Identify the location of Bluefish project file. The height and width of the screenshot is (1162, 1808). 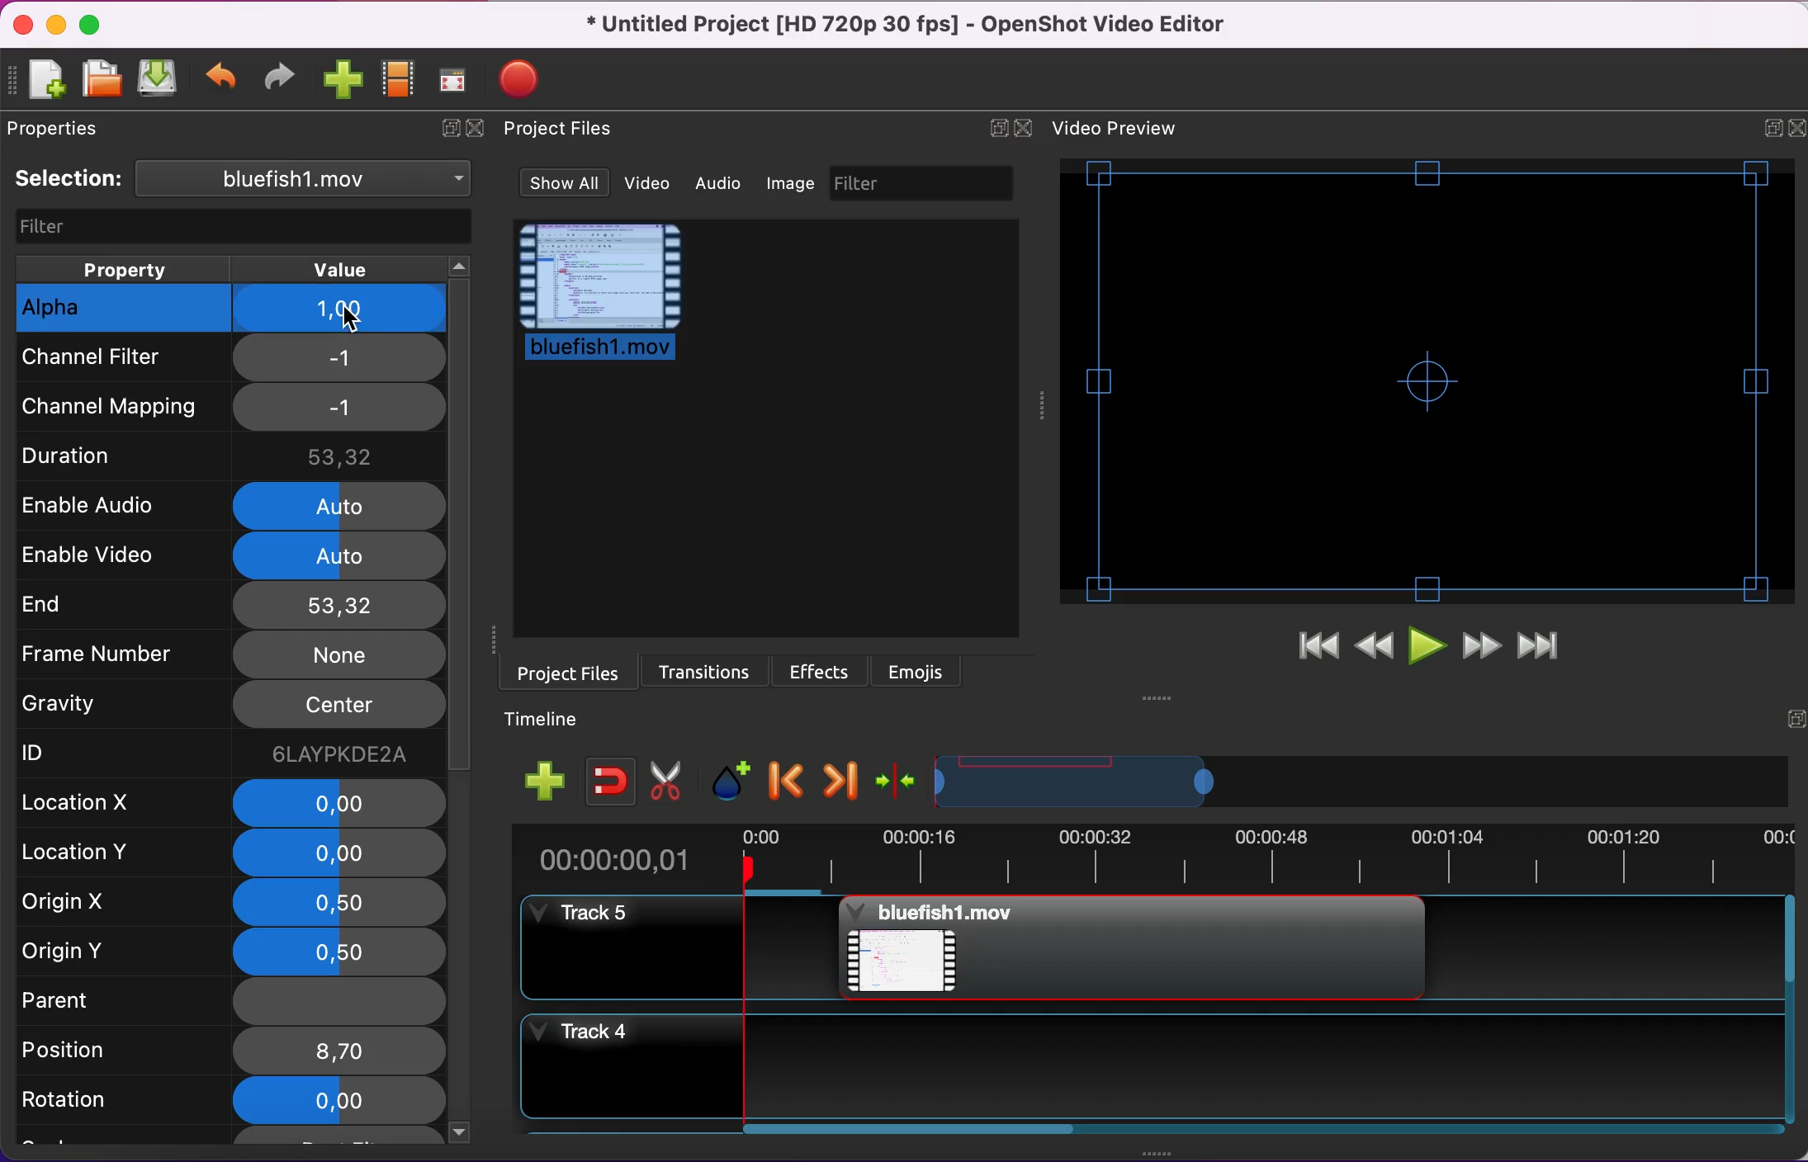
(1130, 947).